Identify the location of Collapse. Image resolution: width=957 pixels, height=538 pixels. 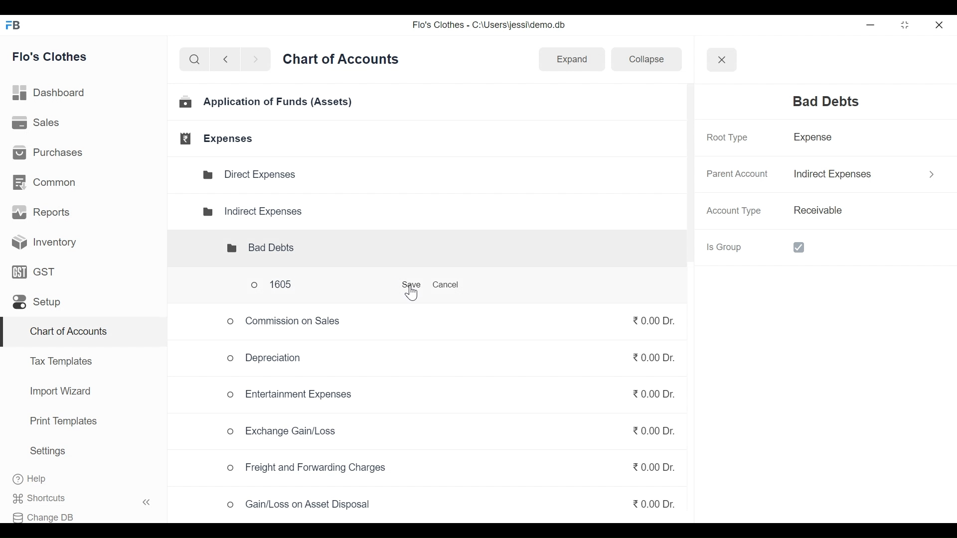
(642, 61).